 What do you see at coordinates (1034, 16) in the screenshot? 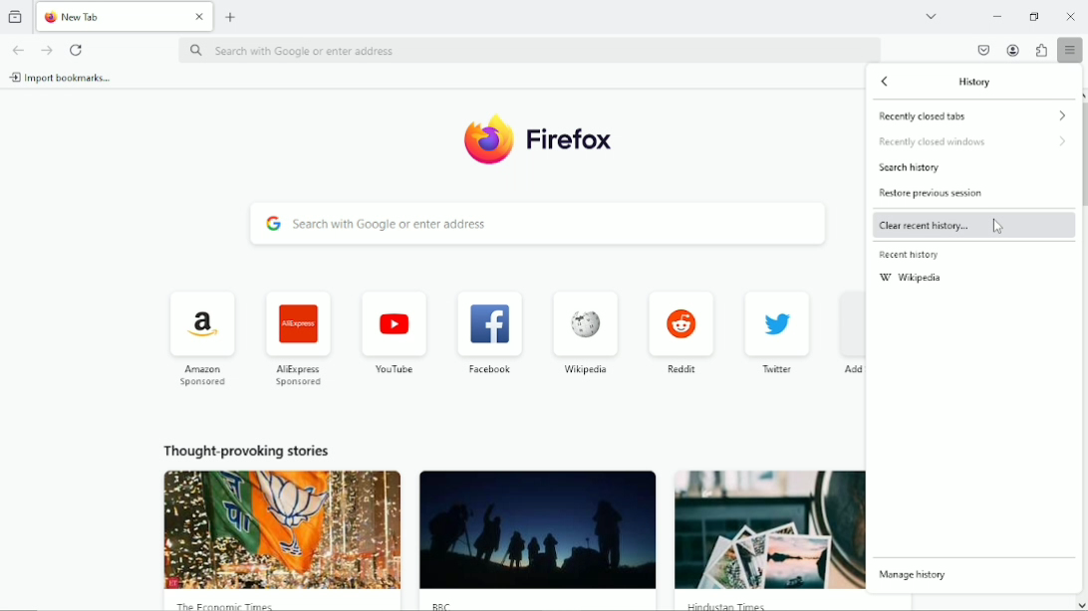
I see `restore down` at bounding box center [1034, 16].